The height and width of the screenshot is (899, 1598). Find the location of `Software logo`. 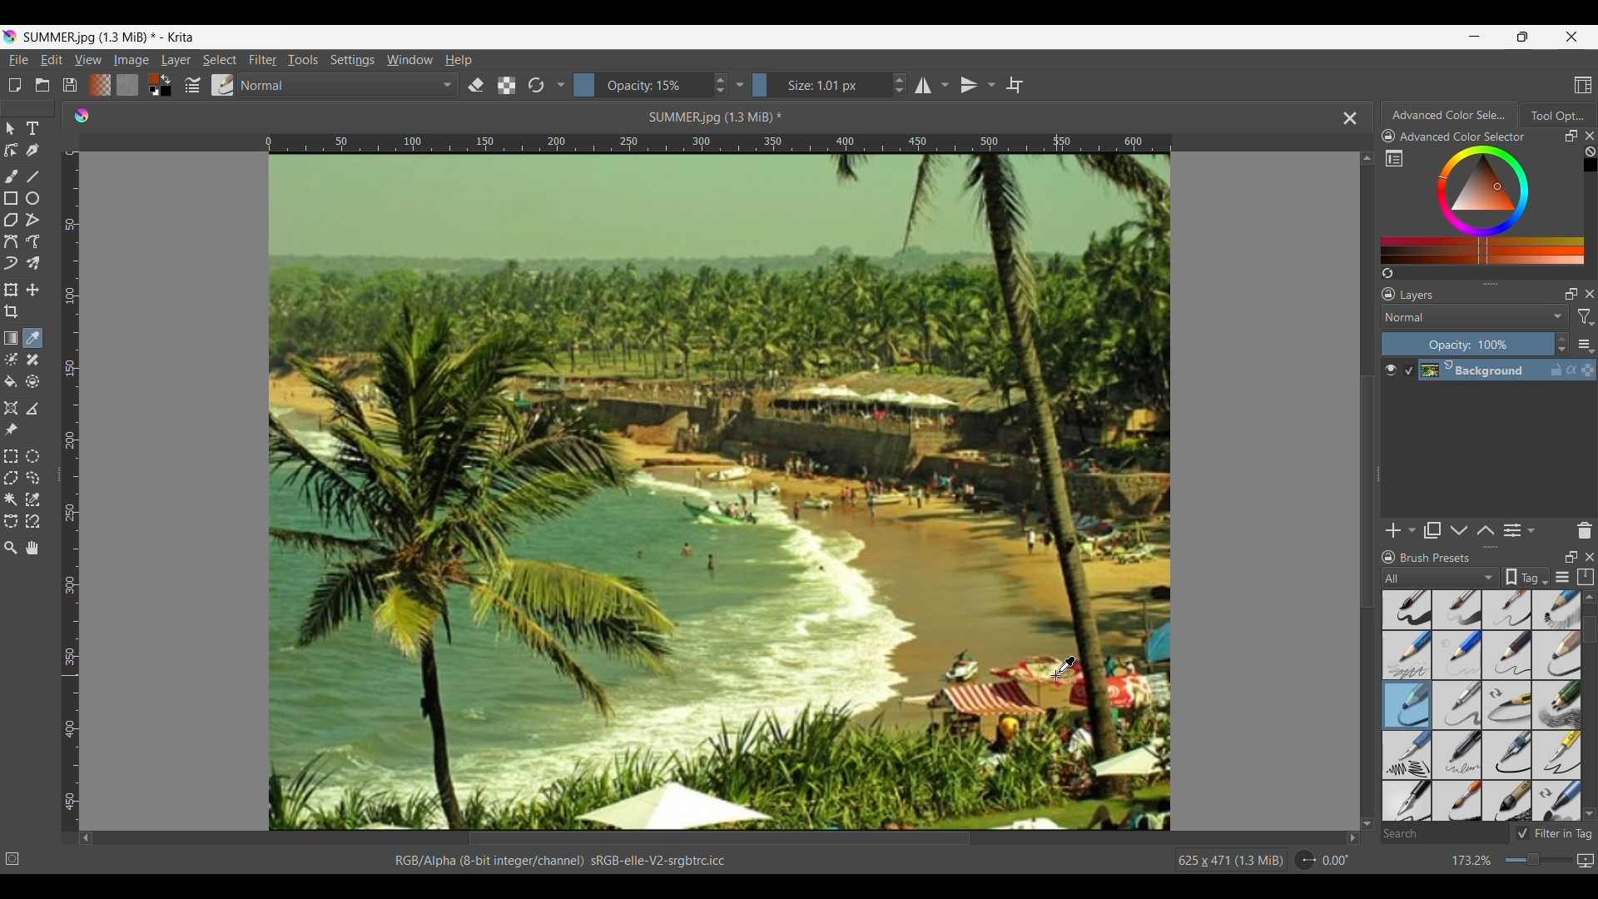

Software logo is located at coordinates (81, 116).